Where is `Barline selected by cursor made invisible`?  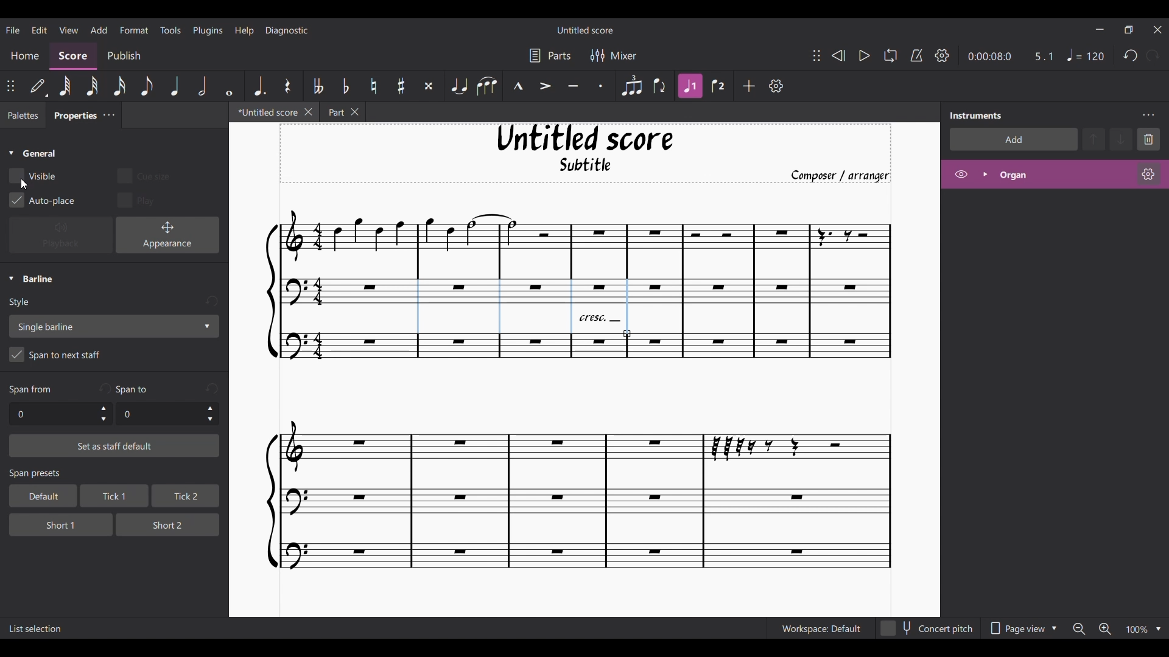 Barline selected by cursor made invisible is located at coordinates (522, 306).